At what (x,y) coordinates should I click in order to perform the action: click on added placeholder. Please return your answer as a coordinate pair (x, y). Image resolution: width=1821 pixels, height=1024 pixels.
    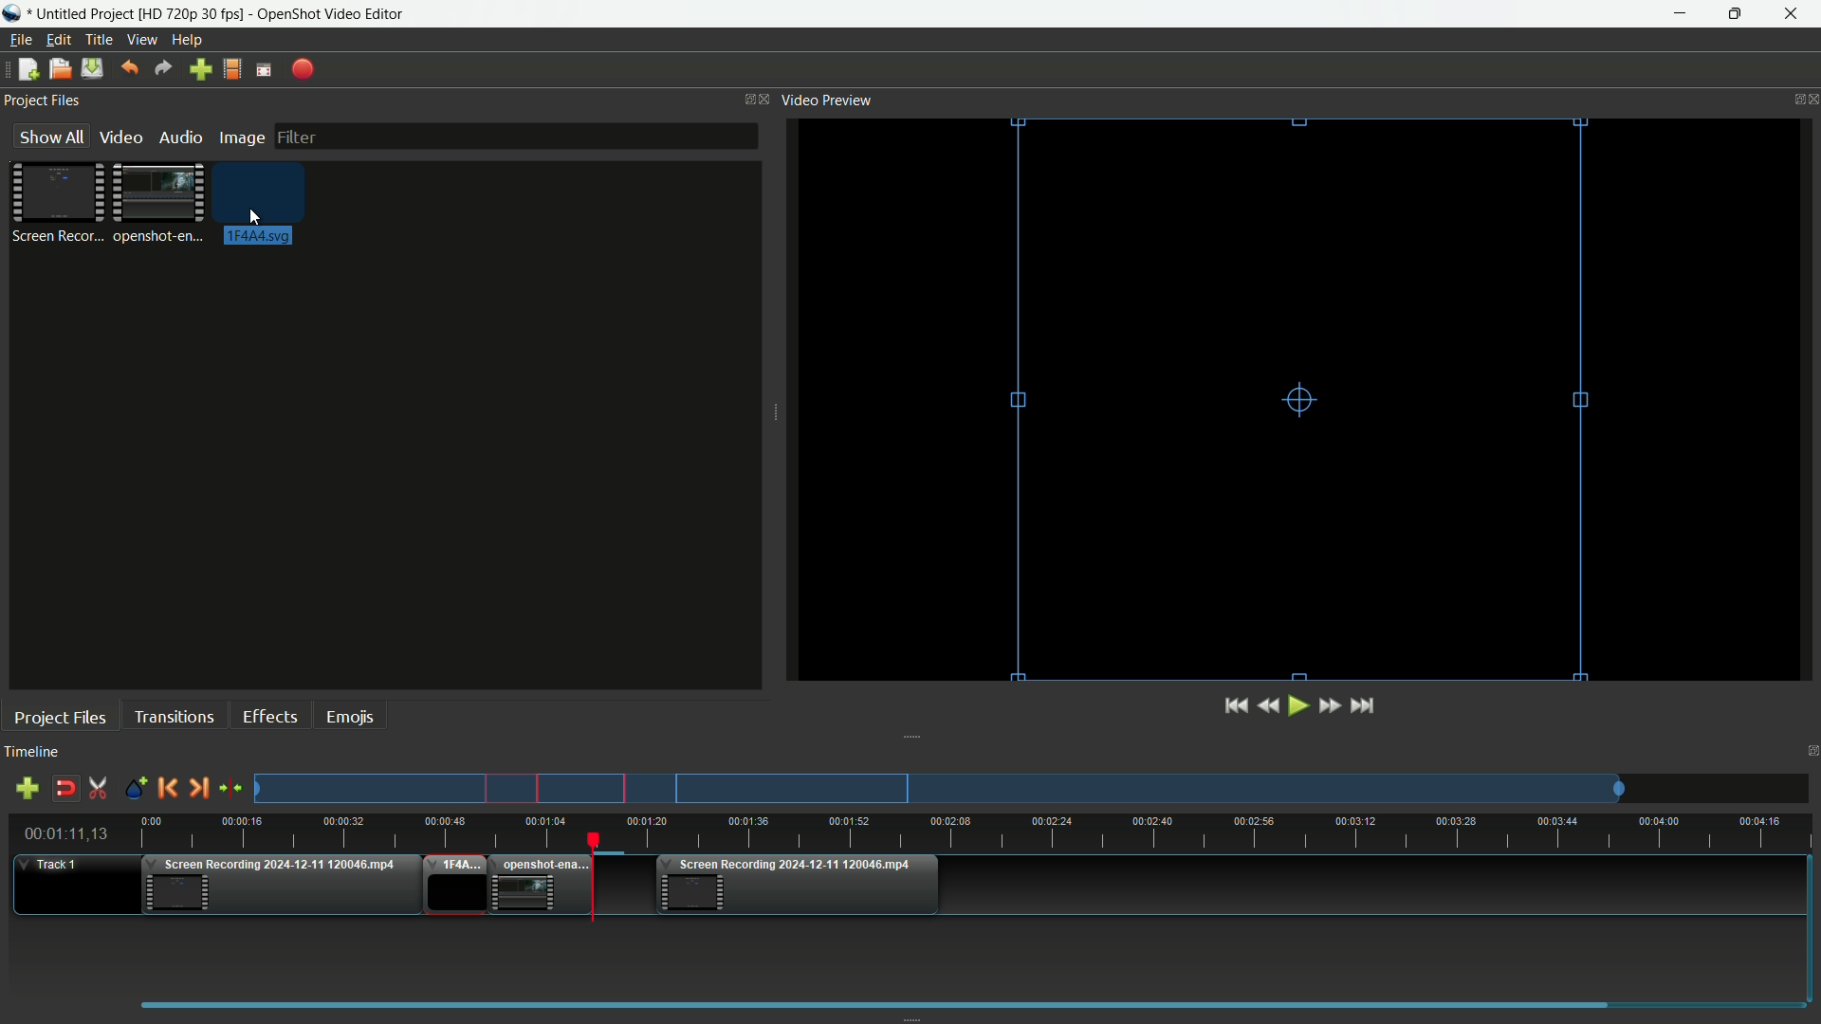
    Looking at the image, I should click on (454, 887).